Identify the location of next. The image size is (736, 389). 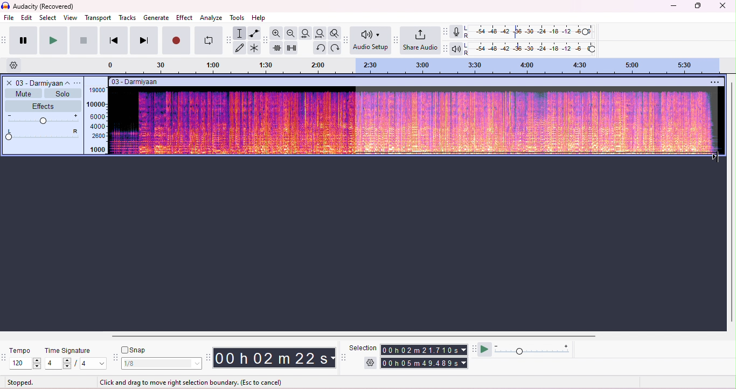
(143, 40).